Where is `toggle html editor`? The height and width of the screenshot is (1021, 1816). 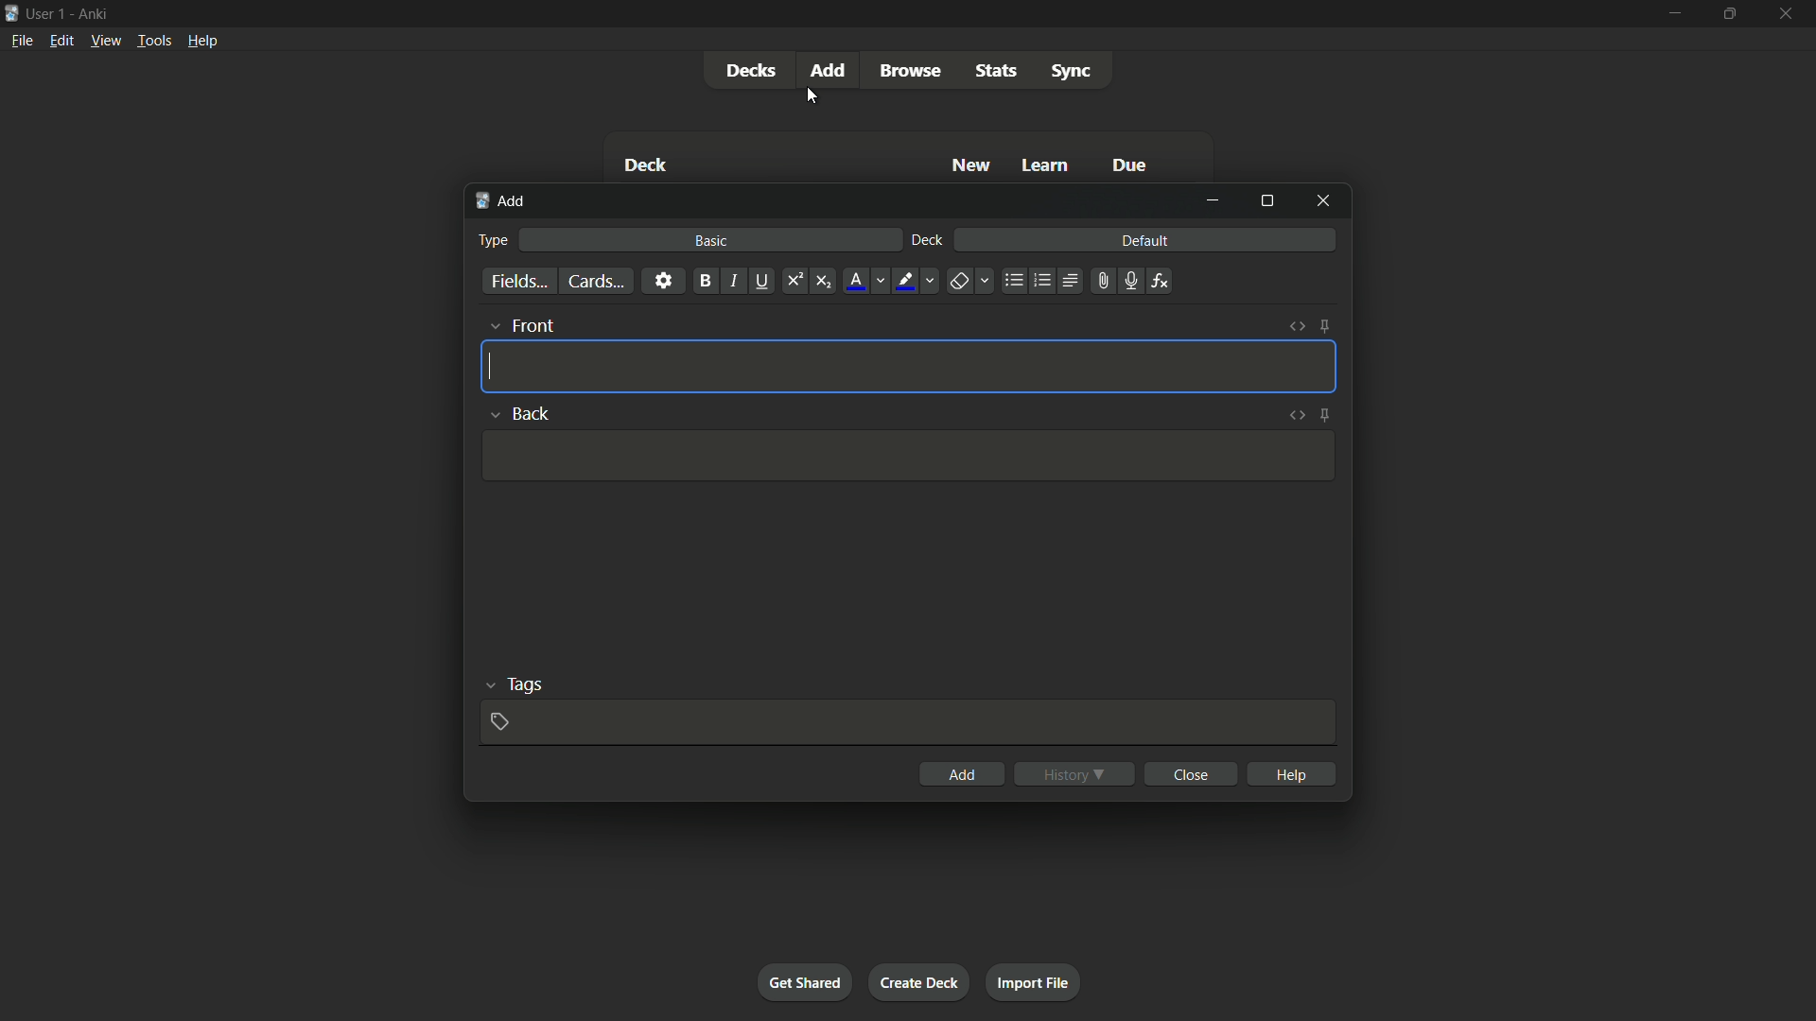
toggle html editor is located at coordinates (1297, 413).